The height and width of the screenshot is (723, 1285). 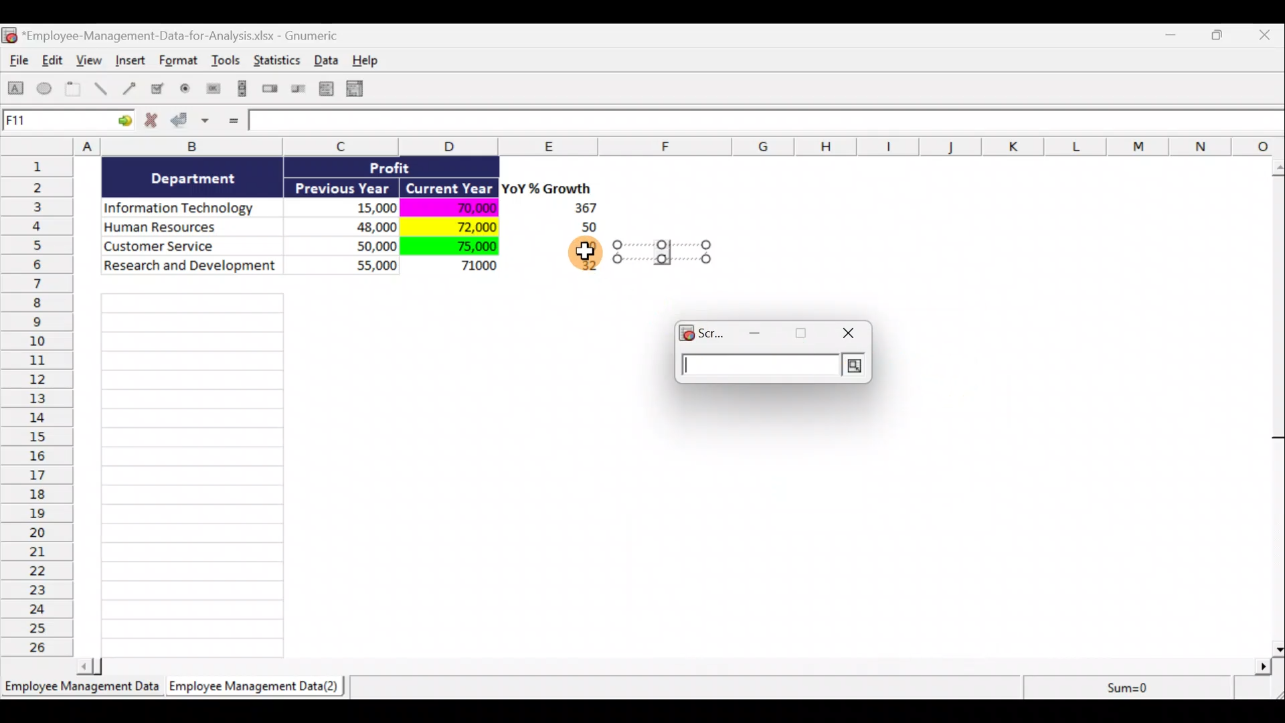 I want to click on Format, so click(x=180, y=63).